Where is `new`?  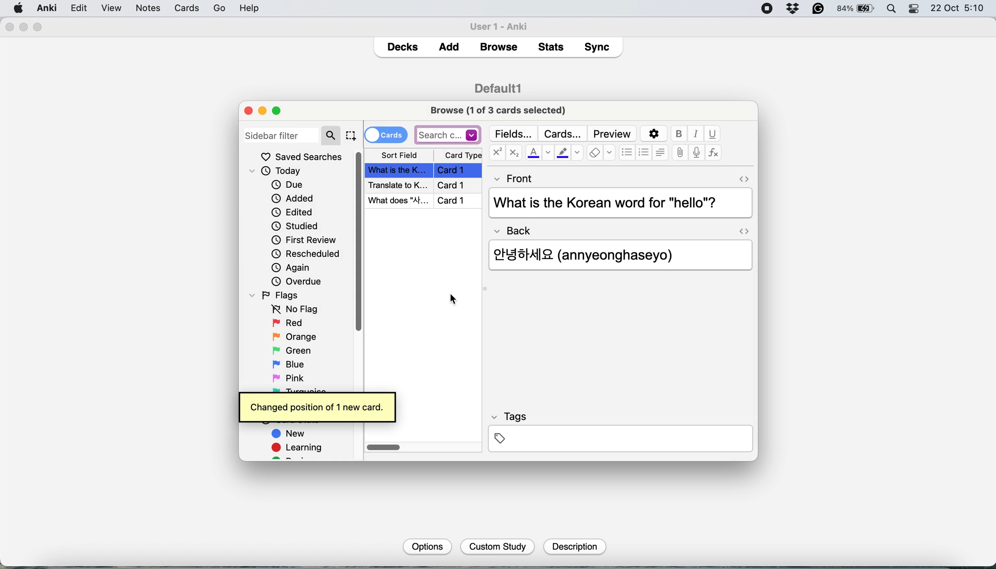
new is located at coordinates (289, 435).